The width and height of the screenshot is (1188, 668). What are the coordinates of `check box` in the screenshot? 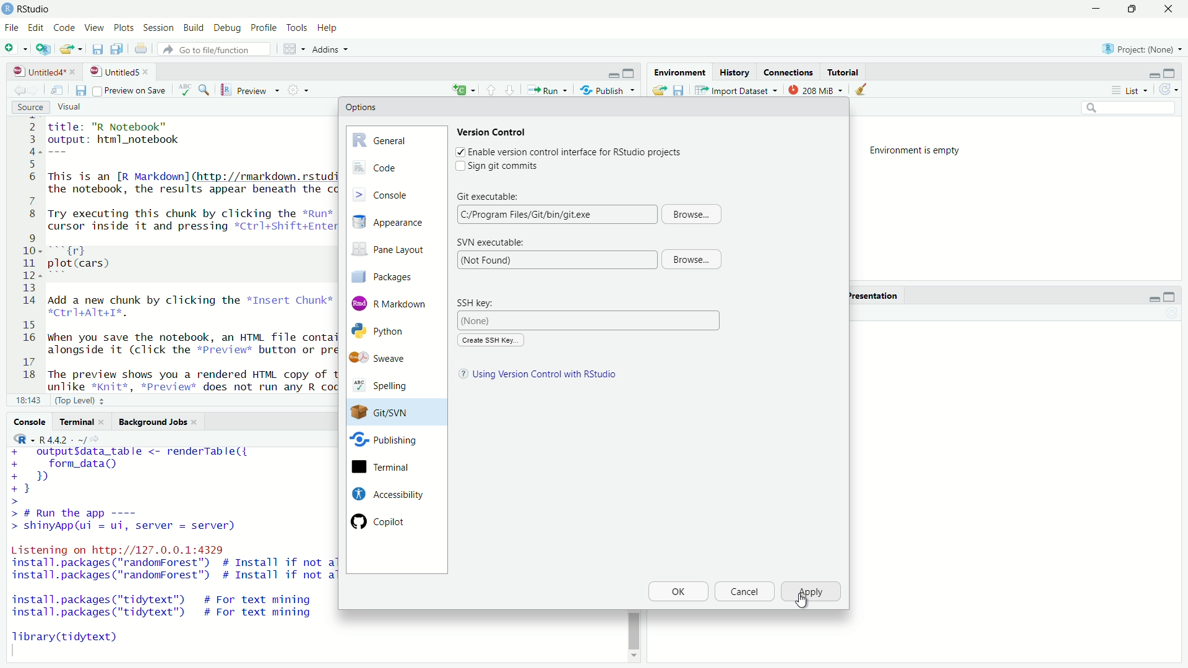 It's located at (457, 166).